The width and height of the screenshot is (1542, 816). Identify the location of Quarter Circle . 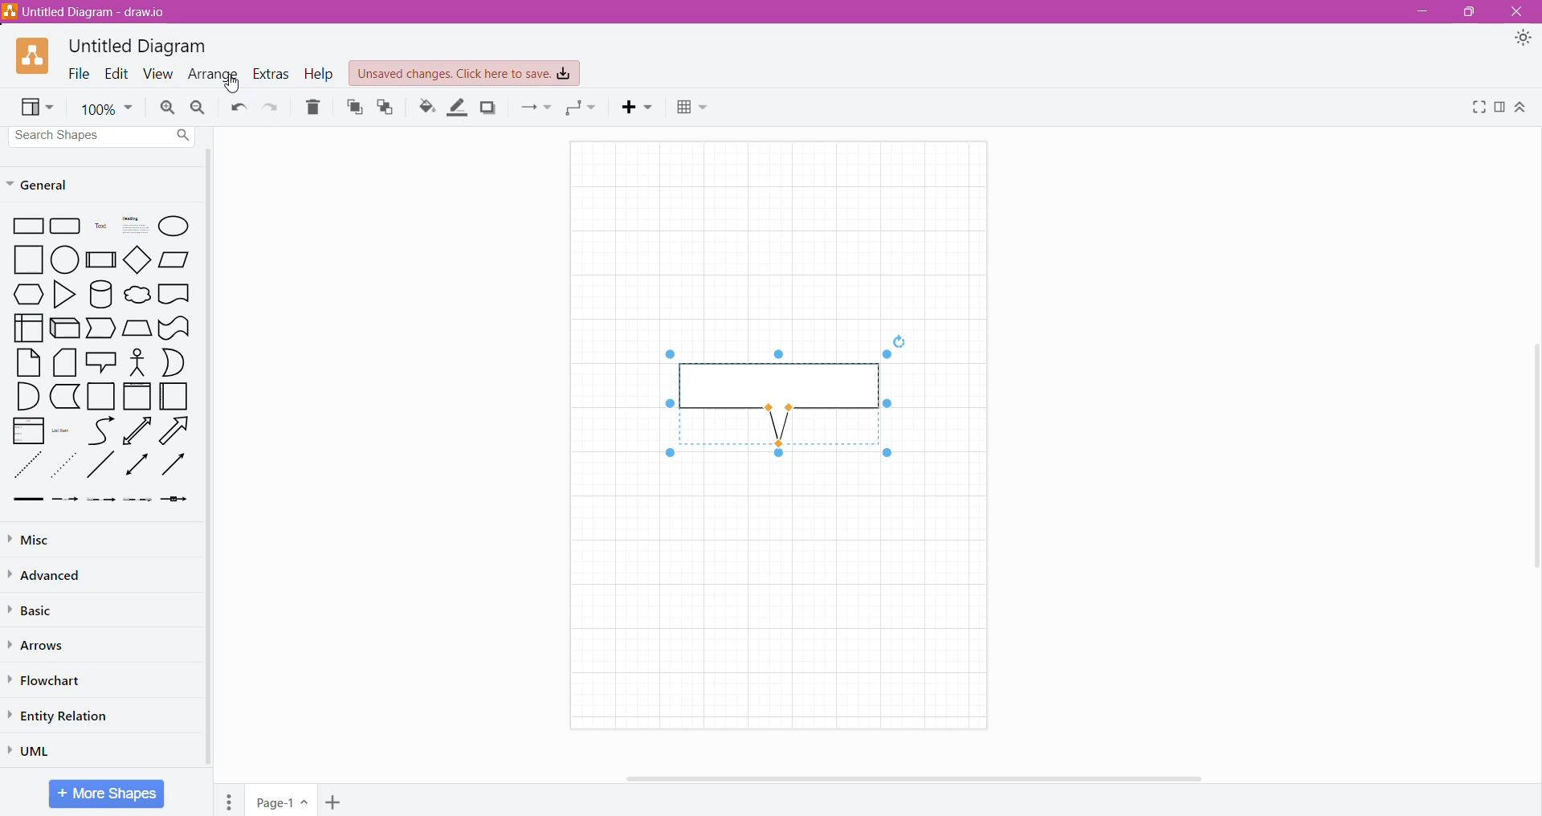
(27, 396).